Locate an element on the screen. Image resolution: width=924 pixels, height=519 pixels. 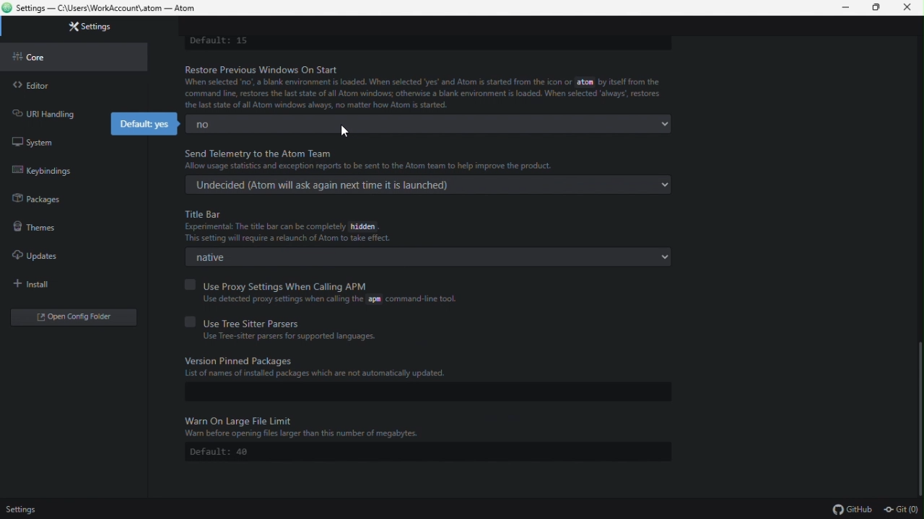
settings is located at coordinates (22, 510).